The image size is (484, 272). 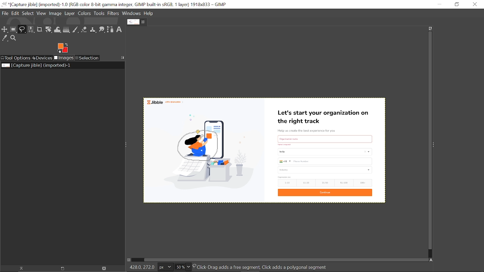 What do you see at coordinates (133, 22) in the screenshot?
I see `Current tab` at bounding box center [133, 22].